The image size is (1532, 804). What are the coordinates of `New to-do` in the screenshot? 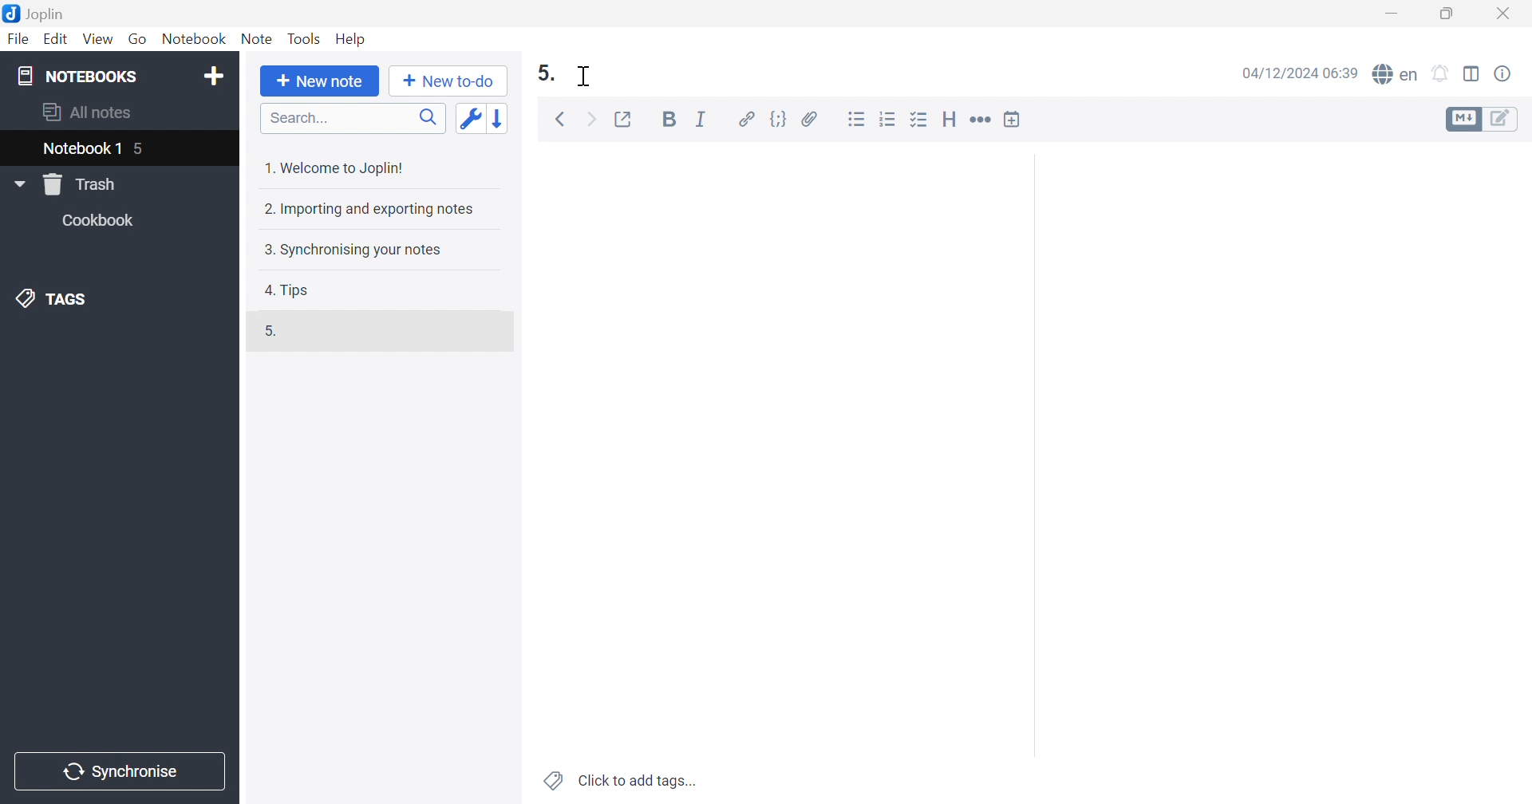 It's located at (449, 81).